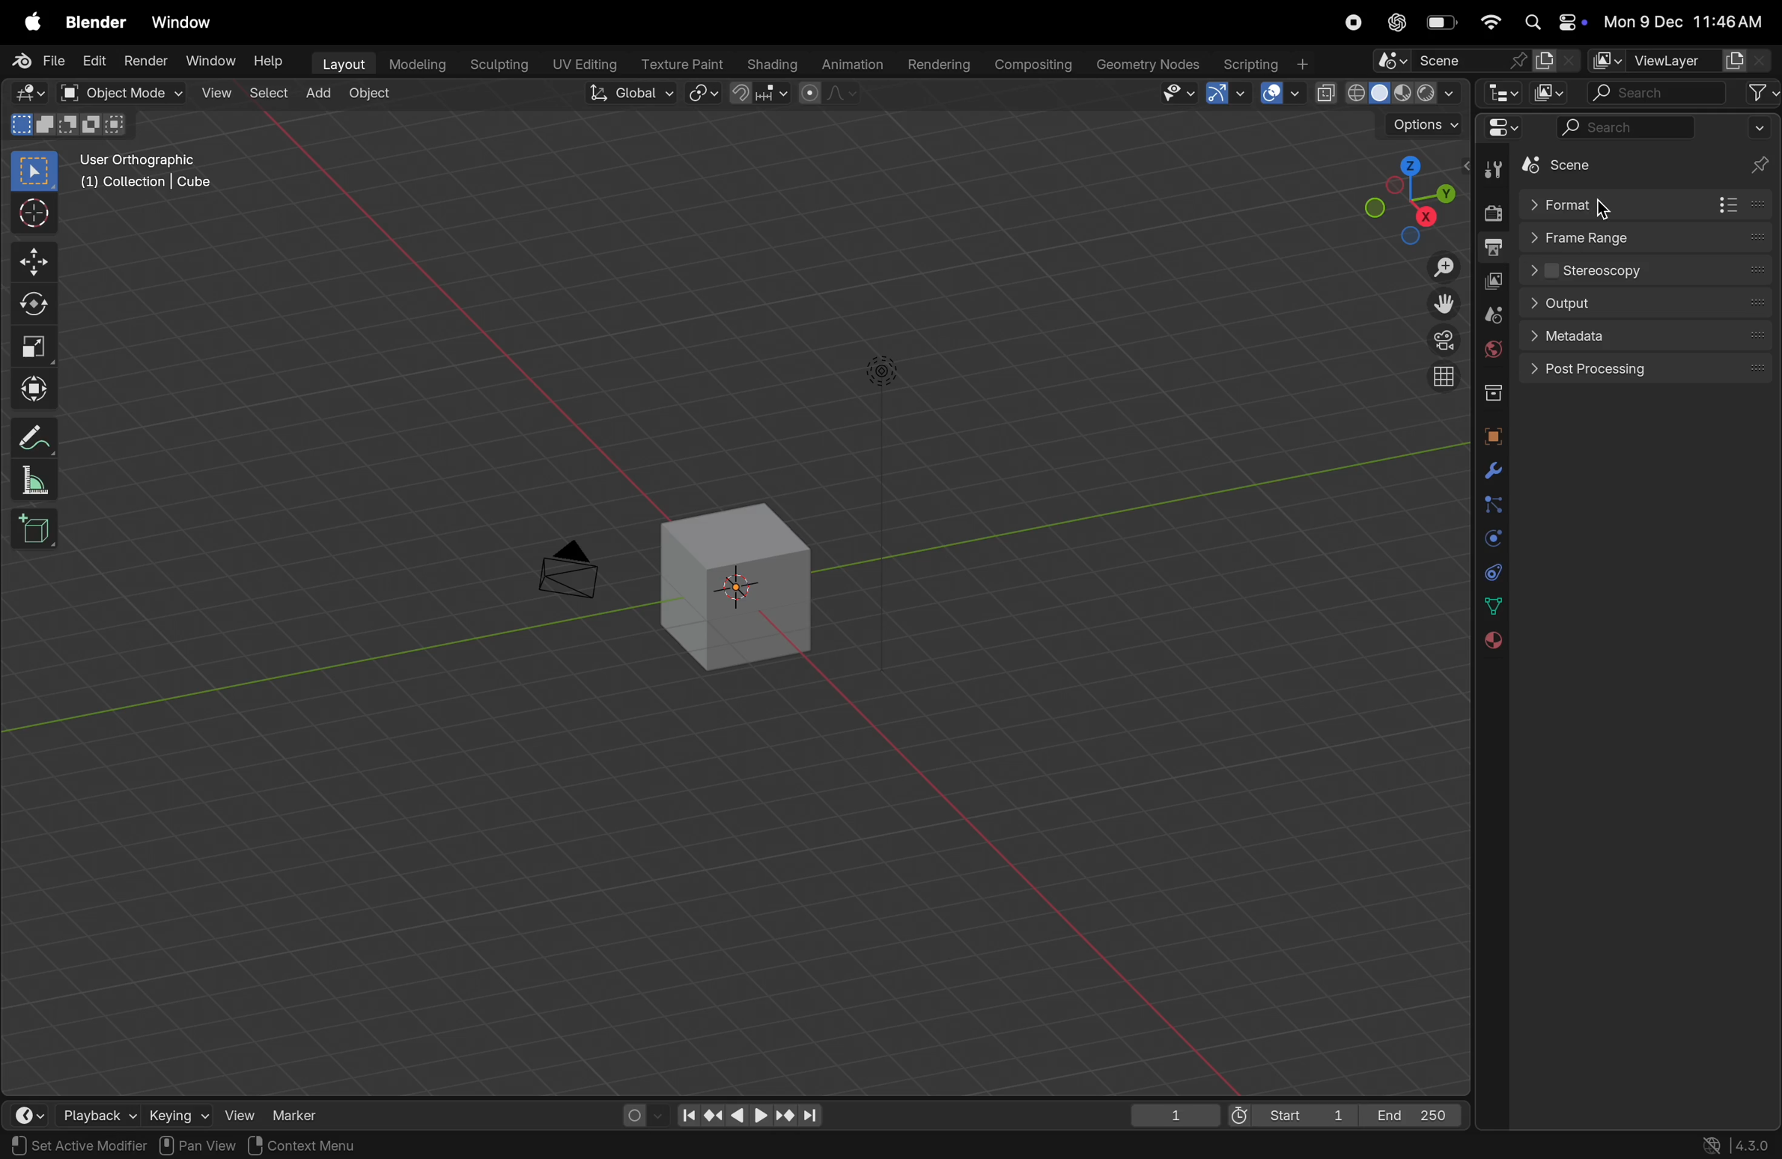  What do you see at coordinates (1651, 268) in the screenshot?
I see `stereeo scopy` at bounding box center [1651, 268].